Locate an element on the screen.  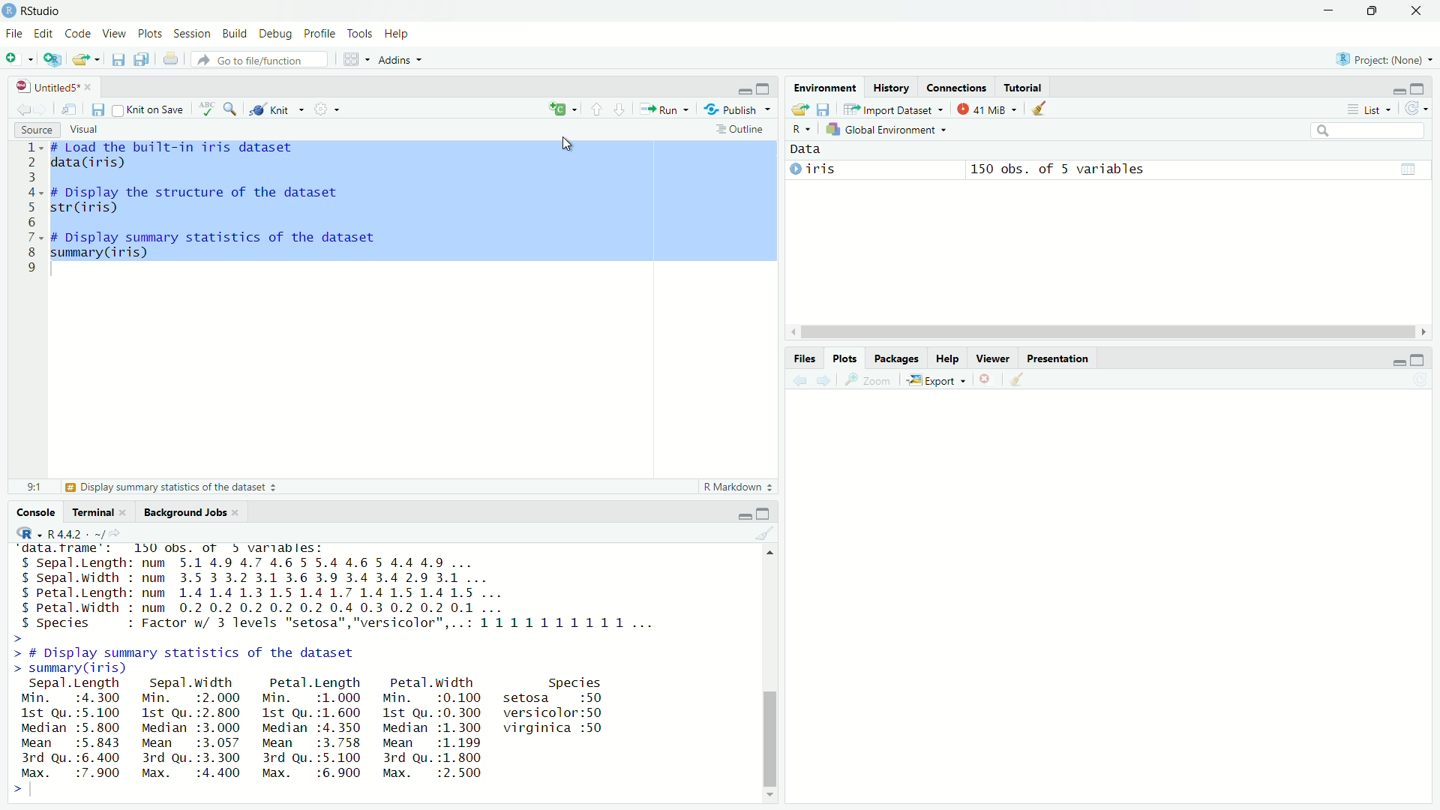
Code is located at coordinates (77, 34).